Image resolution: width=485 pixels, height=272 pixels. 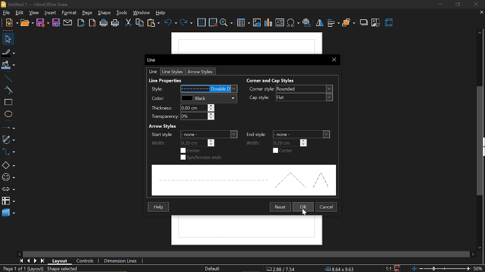 What do you see at coordinates (257, 23) in the screenshot?
I see `insert image` at bounding box center [257, 23].